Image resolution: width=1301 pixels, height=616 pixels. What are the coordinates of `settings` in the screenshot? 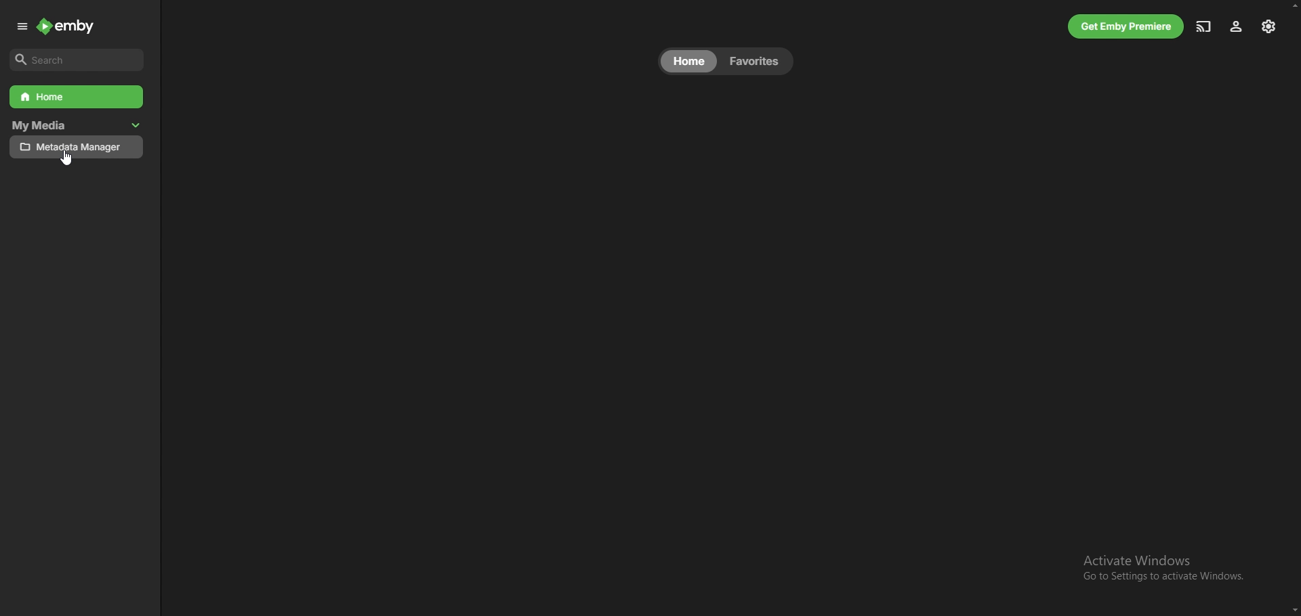 It's located at (1269, 26).